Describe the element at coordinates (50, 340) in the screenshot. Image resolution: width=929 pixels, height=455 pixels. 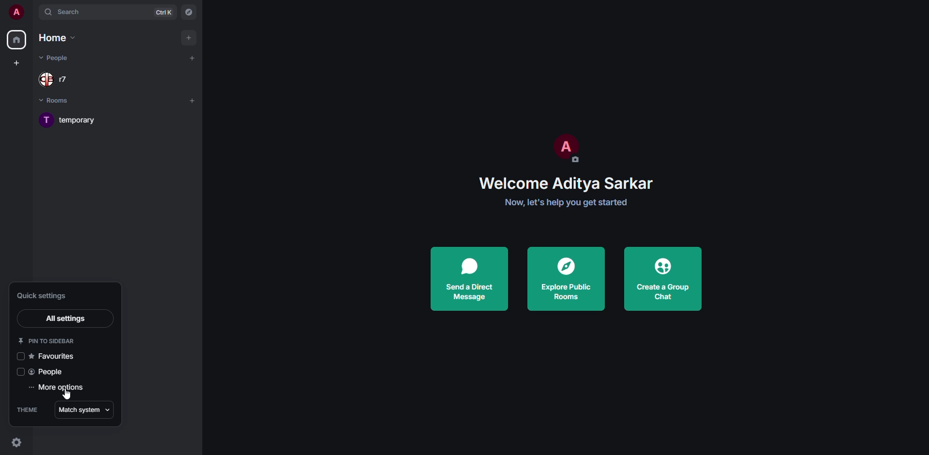
I see `pin to sidebar` at that location.